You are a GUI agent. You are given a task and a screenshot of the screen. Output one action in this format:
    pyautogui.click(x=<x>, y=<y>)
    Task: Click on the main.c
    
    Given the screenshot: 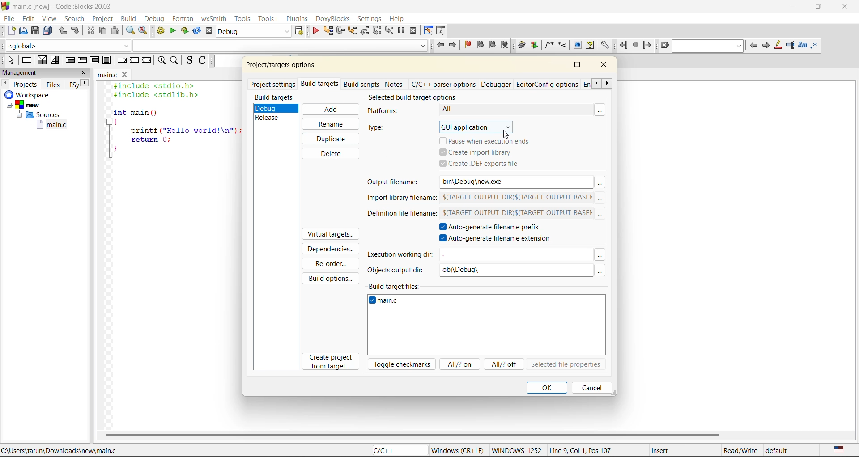 What is the action you would take?
    pyautogui.click(x=107, y=76)
    